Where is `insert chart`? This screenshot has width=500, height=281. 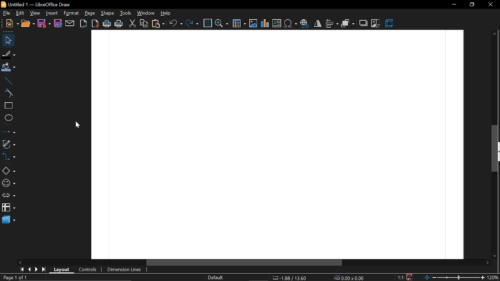
insert chart is located at coordinates (265, 23).